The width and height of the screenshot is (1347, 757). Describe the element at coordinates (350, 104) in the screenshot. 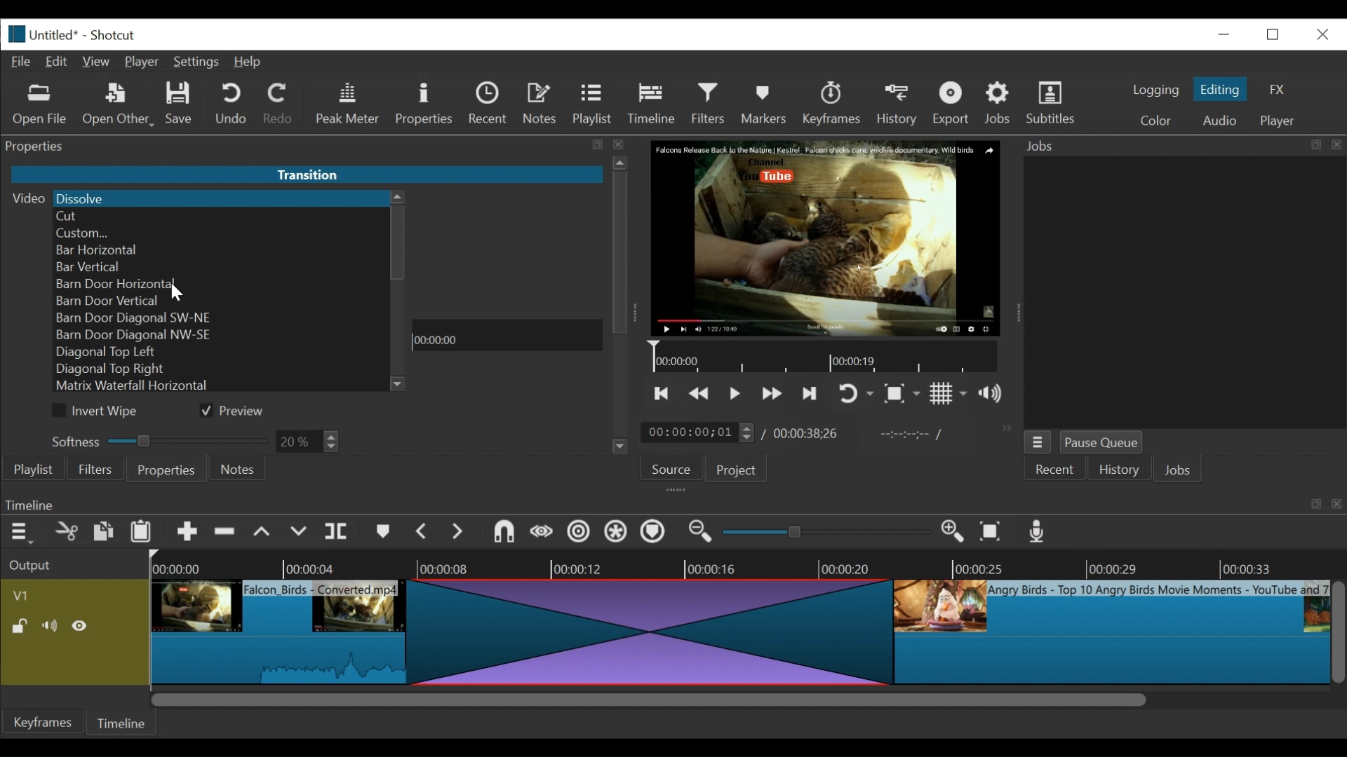

I see `Peak Meter` at that location.